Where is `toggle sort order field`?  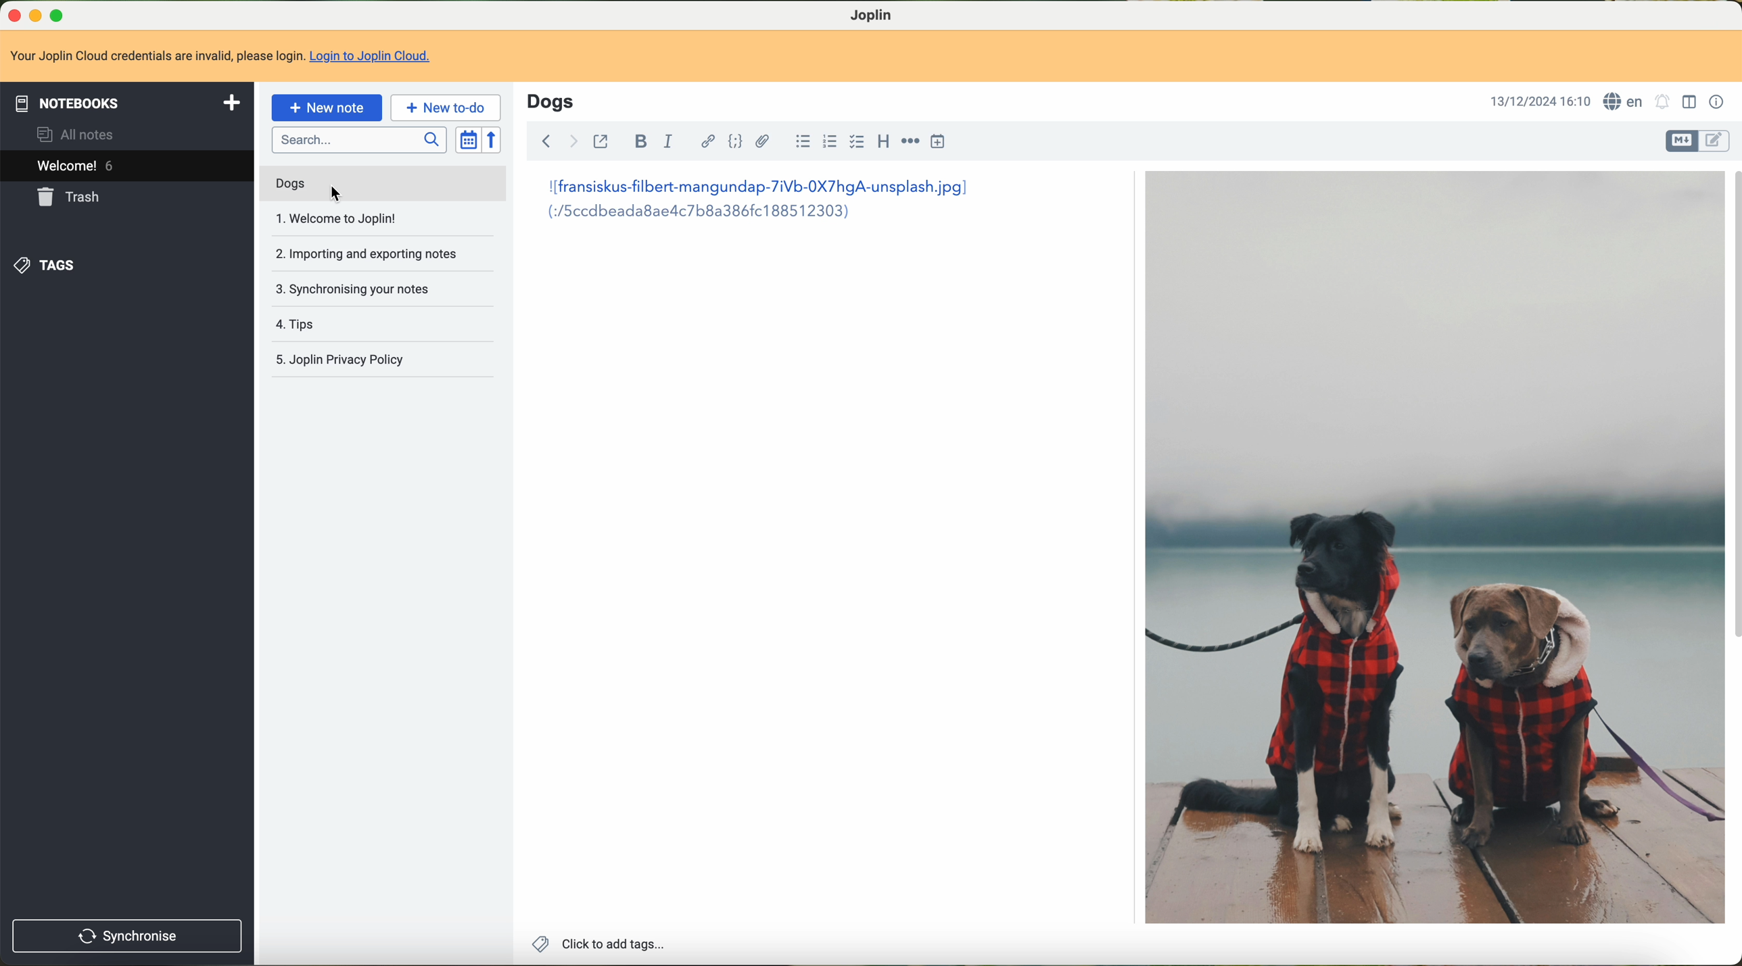 toggle sort order field is located at coordinates (468, 140).